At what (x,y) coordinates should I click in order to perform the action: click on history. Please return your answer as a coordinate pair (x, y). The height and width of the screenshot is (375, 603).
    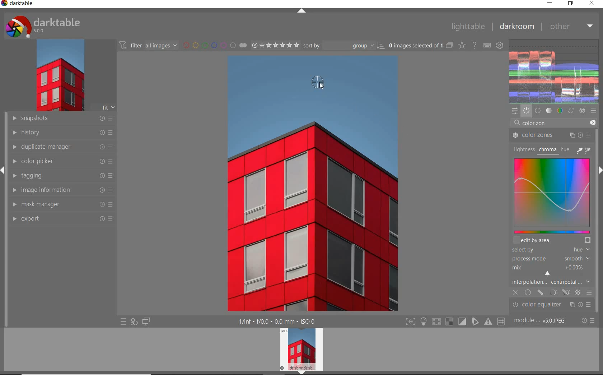
    Looking at the image, I should click on (61, 133).